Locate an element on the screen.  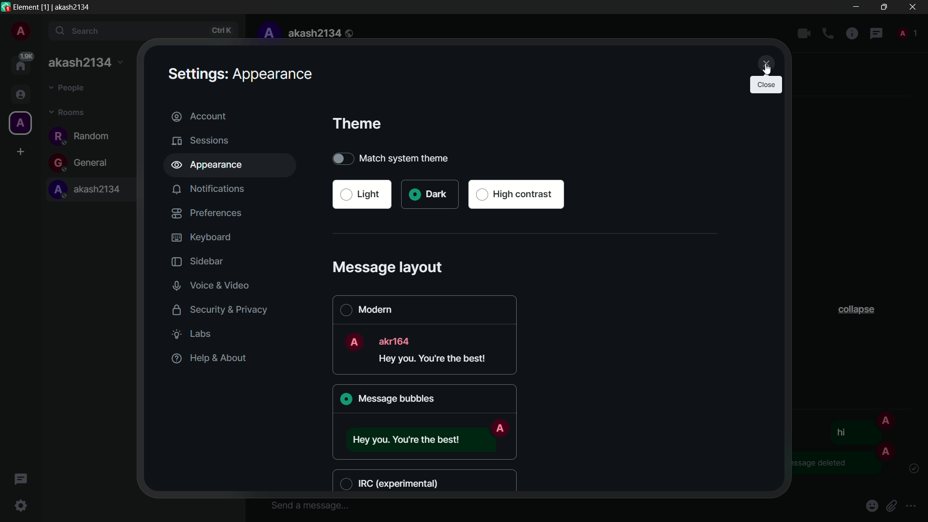
help and about is located at coordinates (208, 358).